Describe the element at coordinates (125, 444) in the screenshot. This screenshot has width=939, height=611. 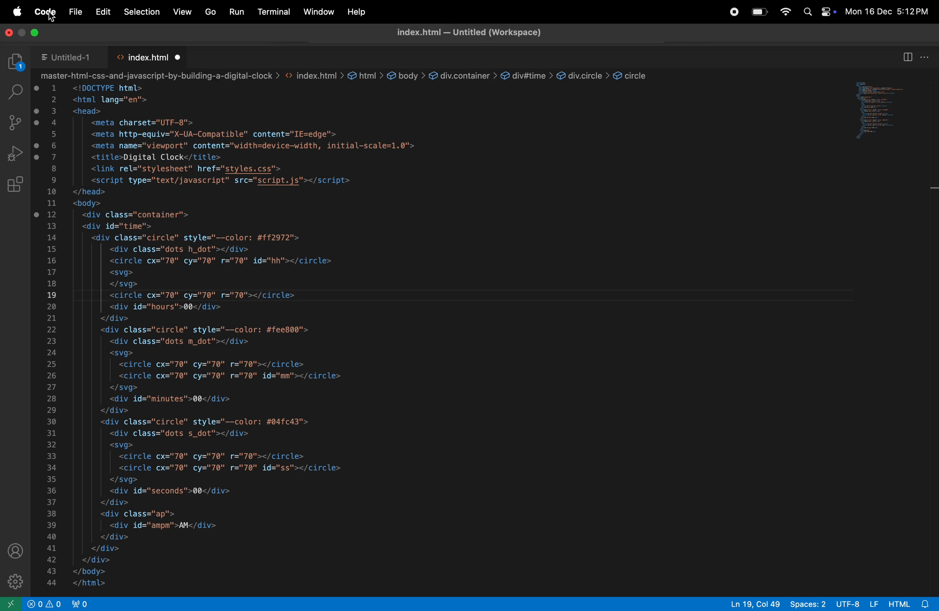
I see `<svg>` at that location.